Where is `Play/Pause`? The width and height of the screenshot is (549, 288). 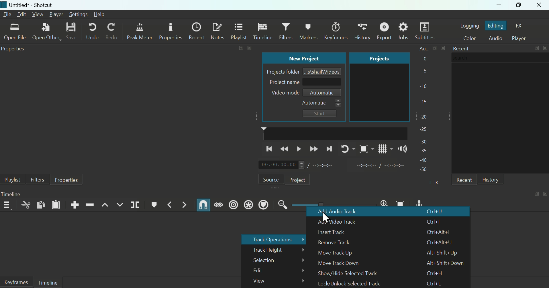
Play/Pause is located at coordinates (300, 148).